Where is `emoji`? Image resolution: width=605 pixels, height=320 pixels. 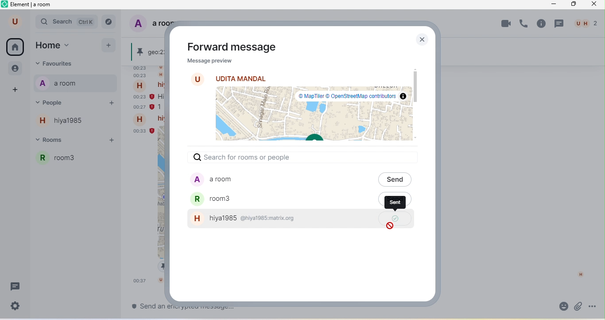
emoji is located at coordinates (561, 307).